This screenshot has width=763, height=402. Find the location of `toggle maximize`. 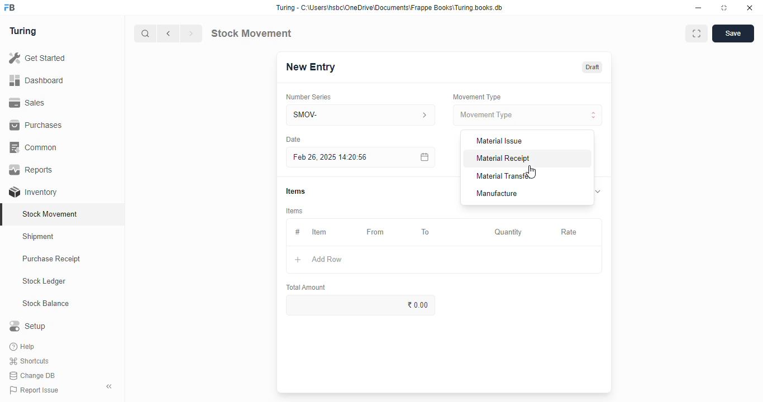

toggle maximize is located at coordinates (723, 8).